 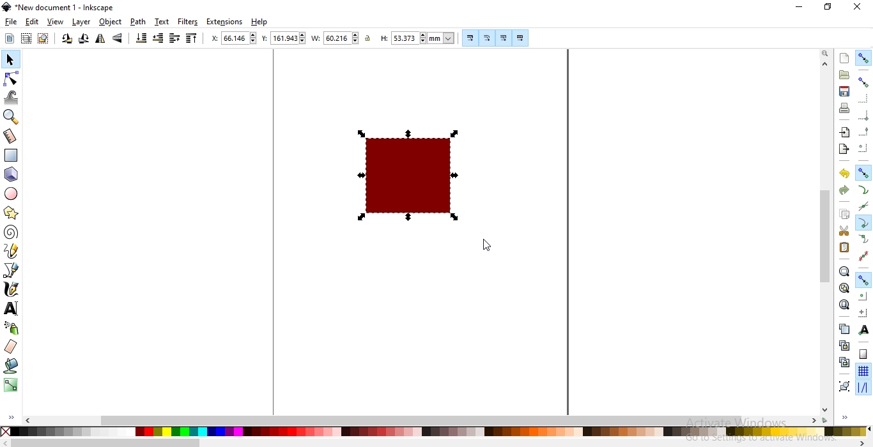 What do you see at coordinates (863, 354) in the screenshot?
I see `snap to page border` at bounding box center [863, 354].